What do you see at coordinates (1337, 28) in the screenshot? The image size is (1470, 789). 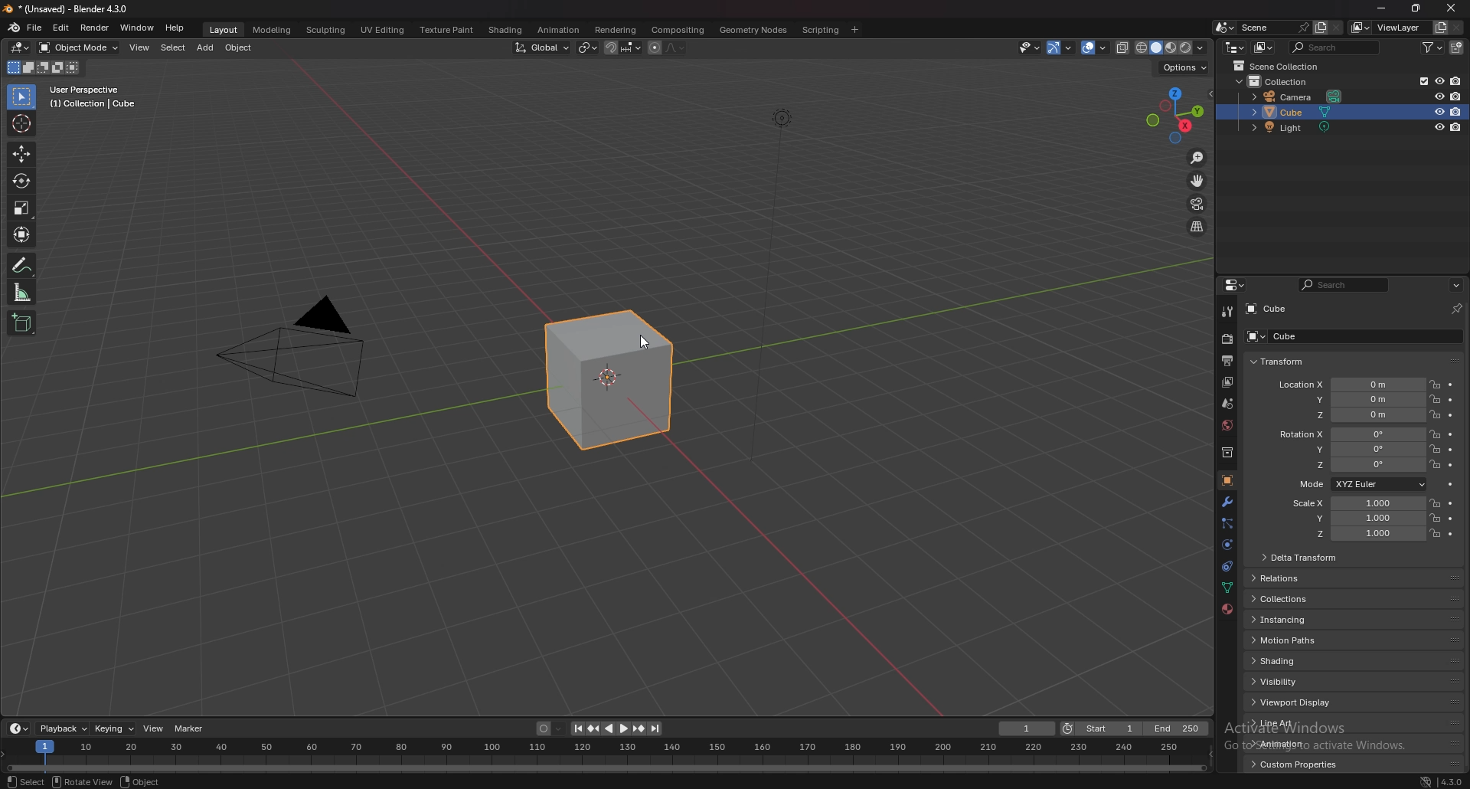 I see `delete scene` at bounding box center [1337, 28].